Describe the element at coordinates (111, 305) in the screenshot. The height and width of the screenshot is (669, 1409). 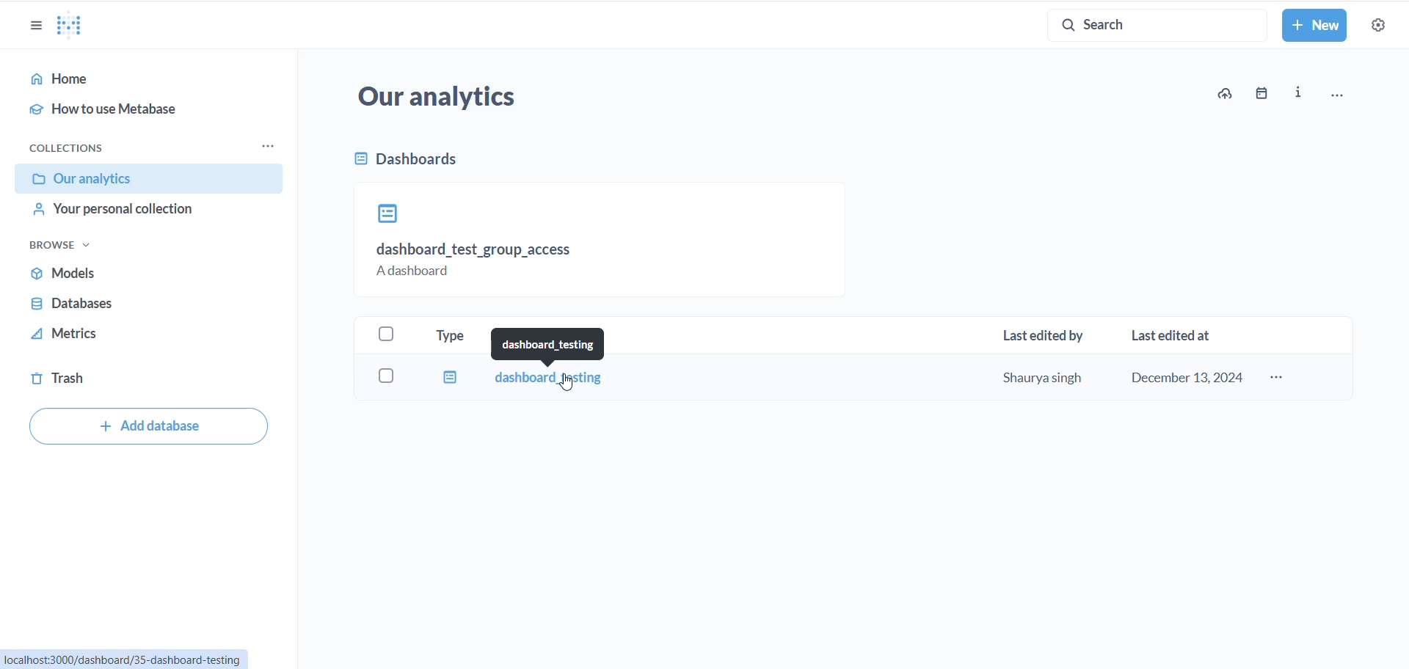
I see `databases` at that location.